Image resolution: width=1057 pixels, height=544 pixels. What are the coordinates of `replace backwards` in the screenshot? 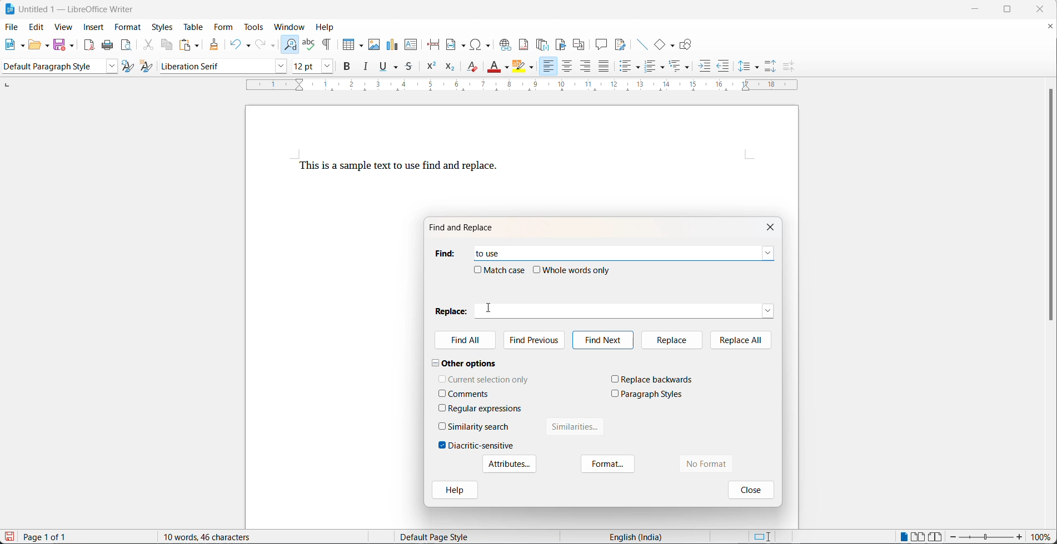 It's located at (658, 379).